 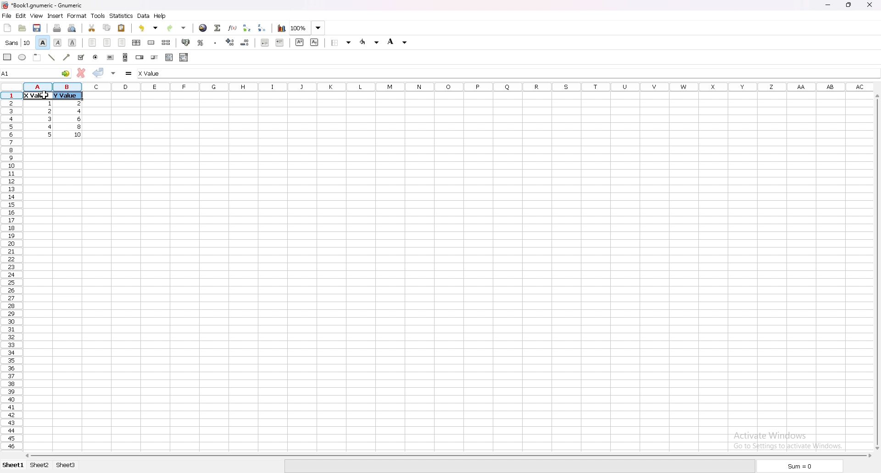 What do you see at coordinates (50, 104) in the screenshot?
I see `value` at bounding box center [50, 104].